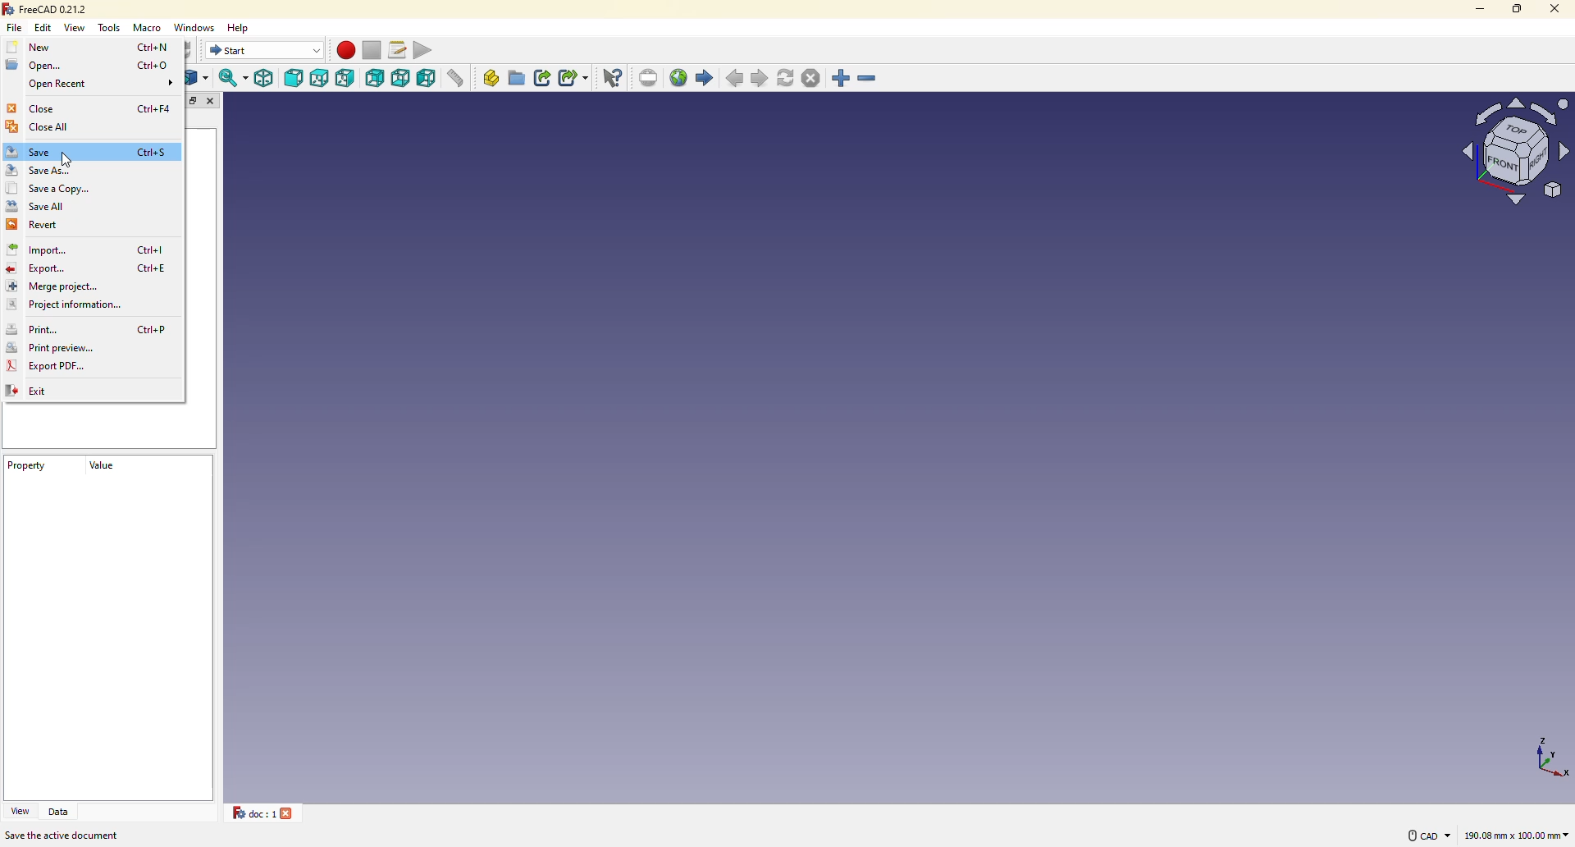 The width and height of the screenshot is (1575, 847). What do you see at coordinates (869, 80) in the screenshot?
I see `zoom out` at bounding box center [869, 80].